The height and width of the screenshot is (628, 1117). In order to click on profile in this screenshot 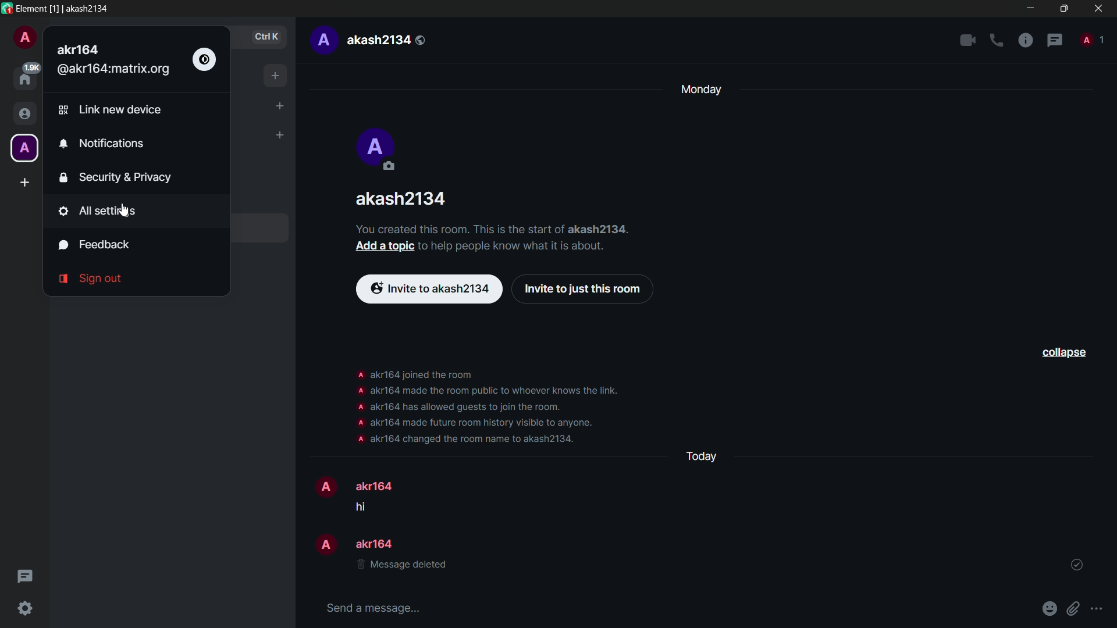, I will do `click(322, 40)`.